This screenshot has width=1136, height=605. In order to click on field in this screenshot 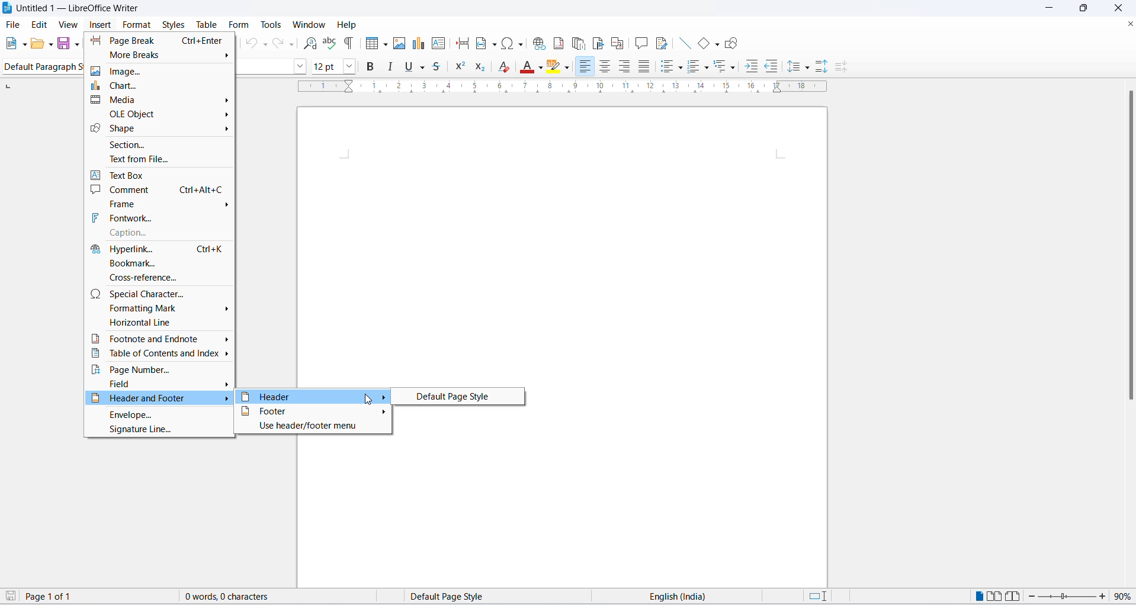, I will do `click(161, 384)`.